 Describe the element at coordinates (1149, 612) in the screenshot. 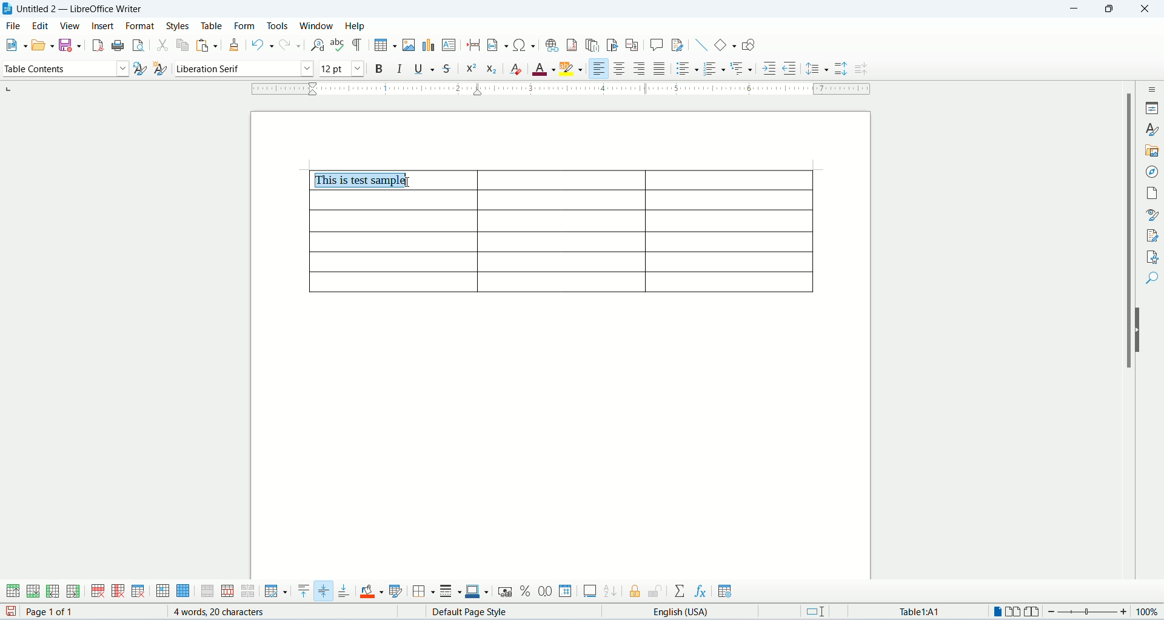

I see `zoom percemt` at that location.